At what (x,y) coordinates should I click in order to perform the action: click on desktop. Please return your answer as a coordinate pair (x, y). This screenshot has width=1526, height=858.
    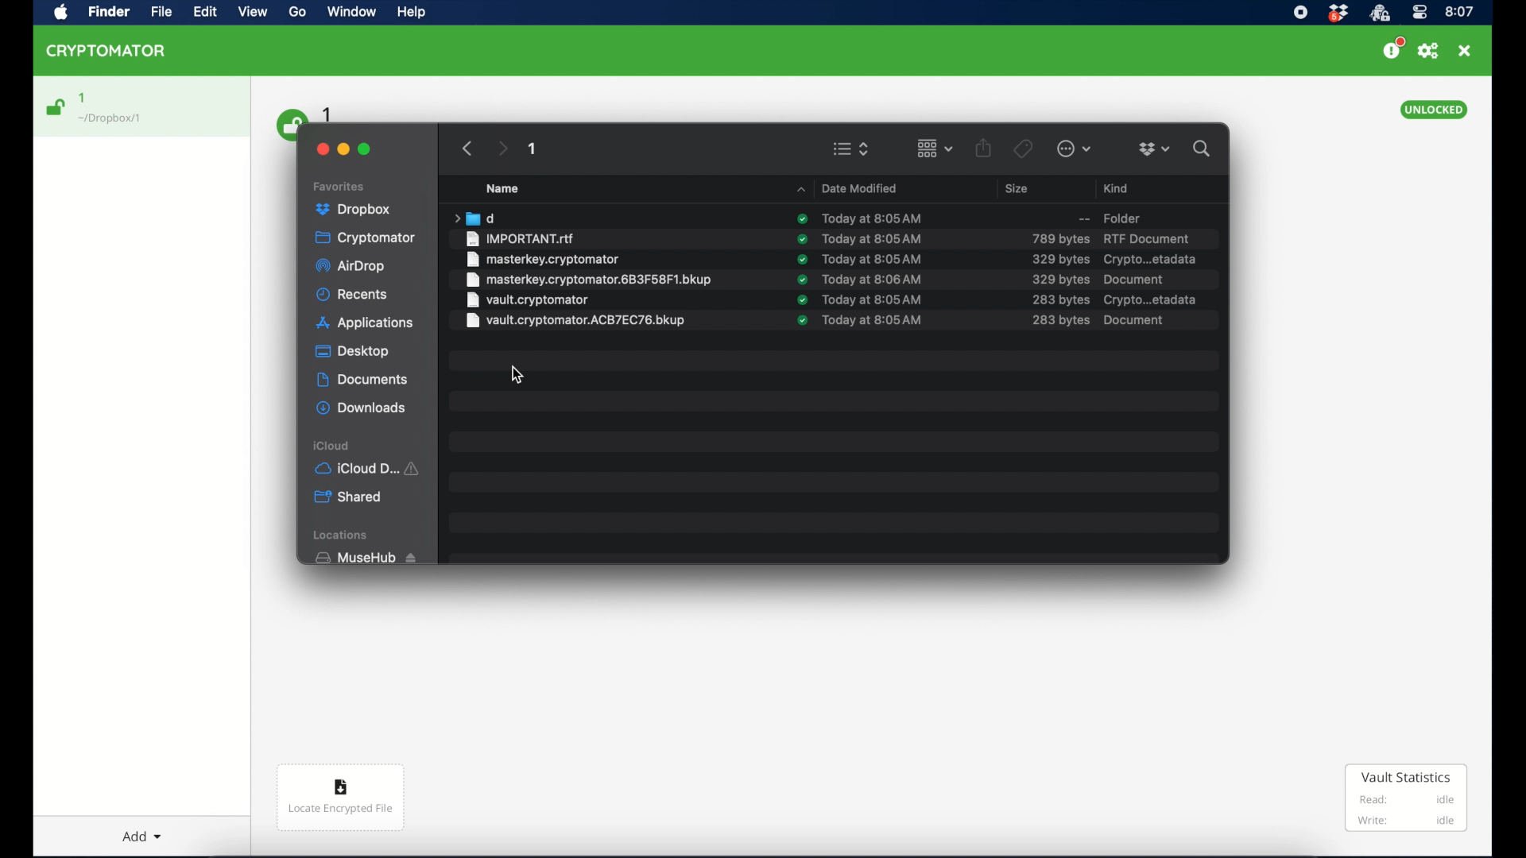
    Looking at the image, I should click on (352, 352).